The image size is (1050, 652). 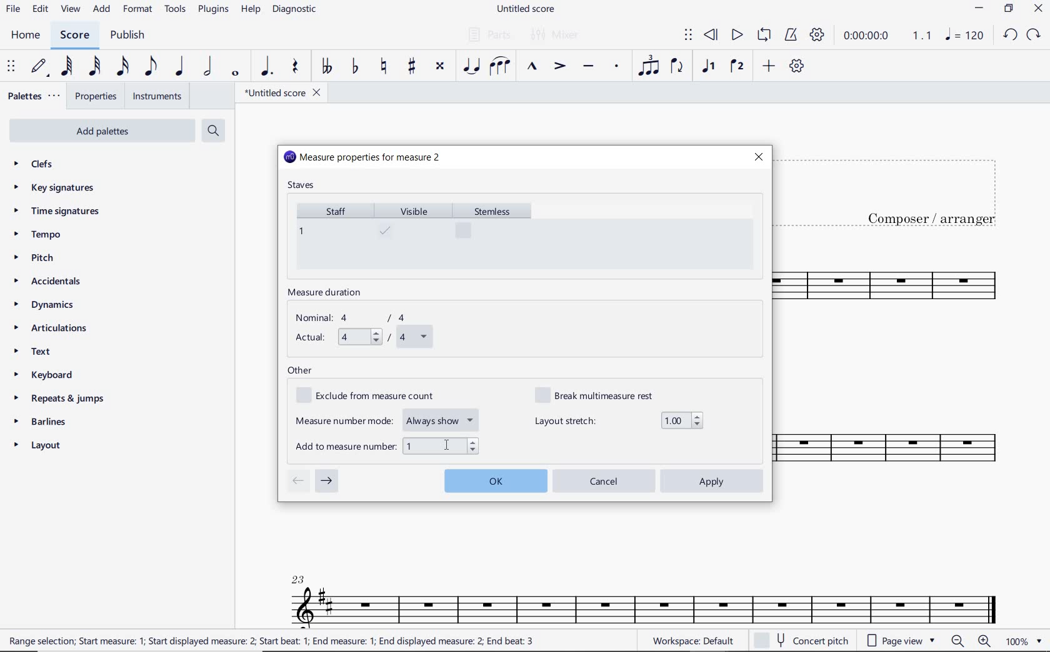 I want to click on zoom factor, so click(x=1024, y=641).